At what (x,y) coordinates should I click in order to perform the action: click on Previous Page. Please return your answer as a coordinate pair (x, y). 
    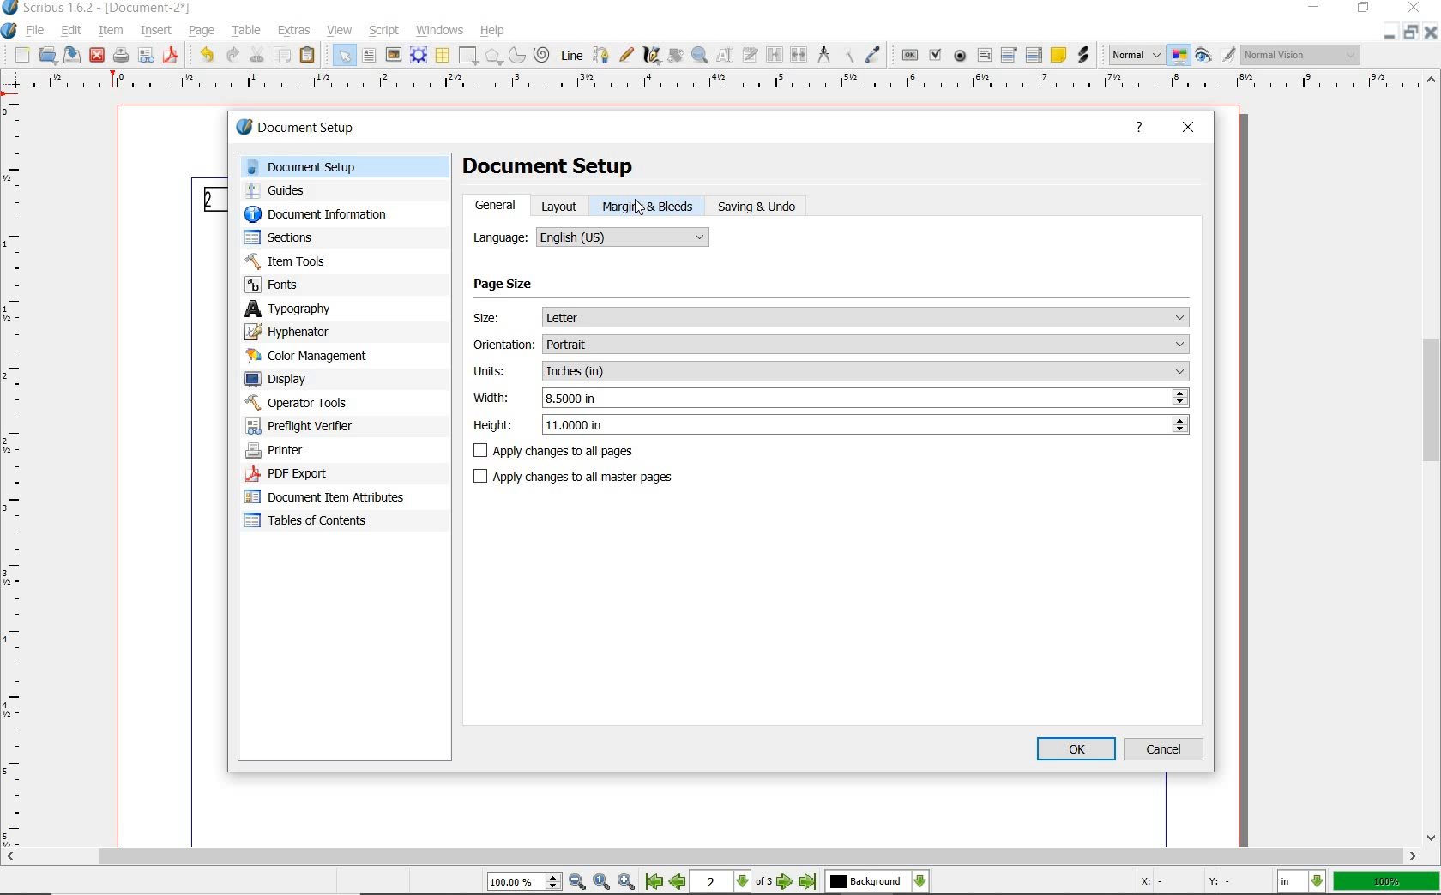
    Looking at the image, I should click on (679, 884).